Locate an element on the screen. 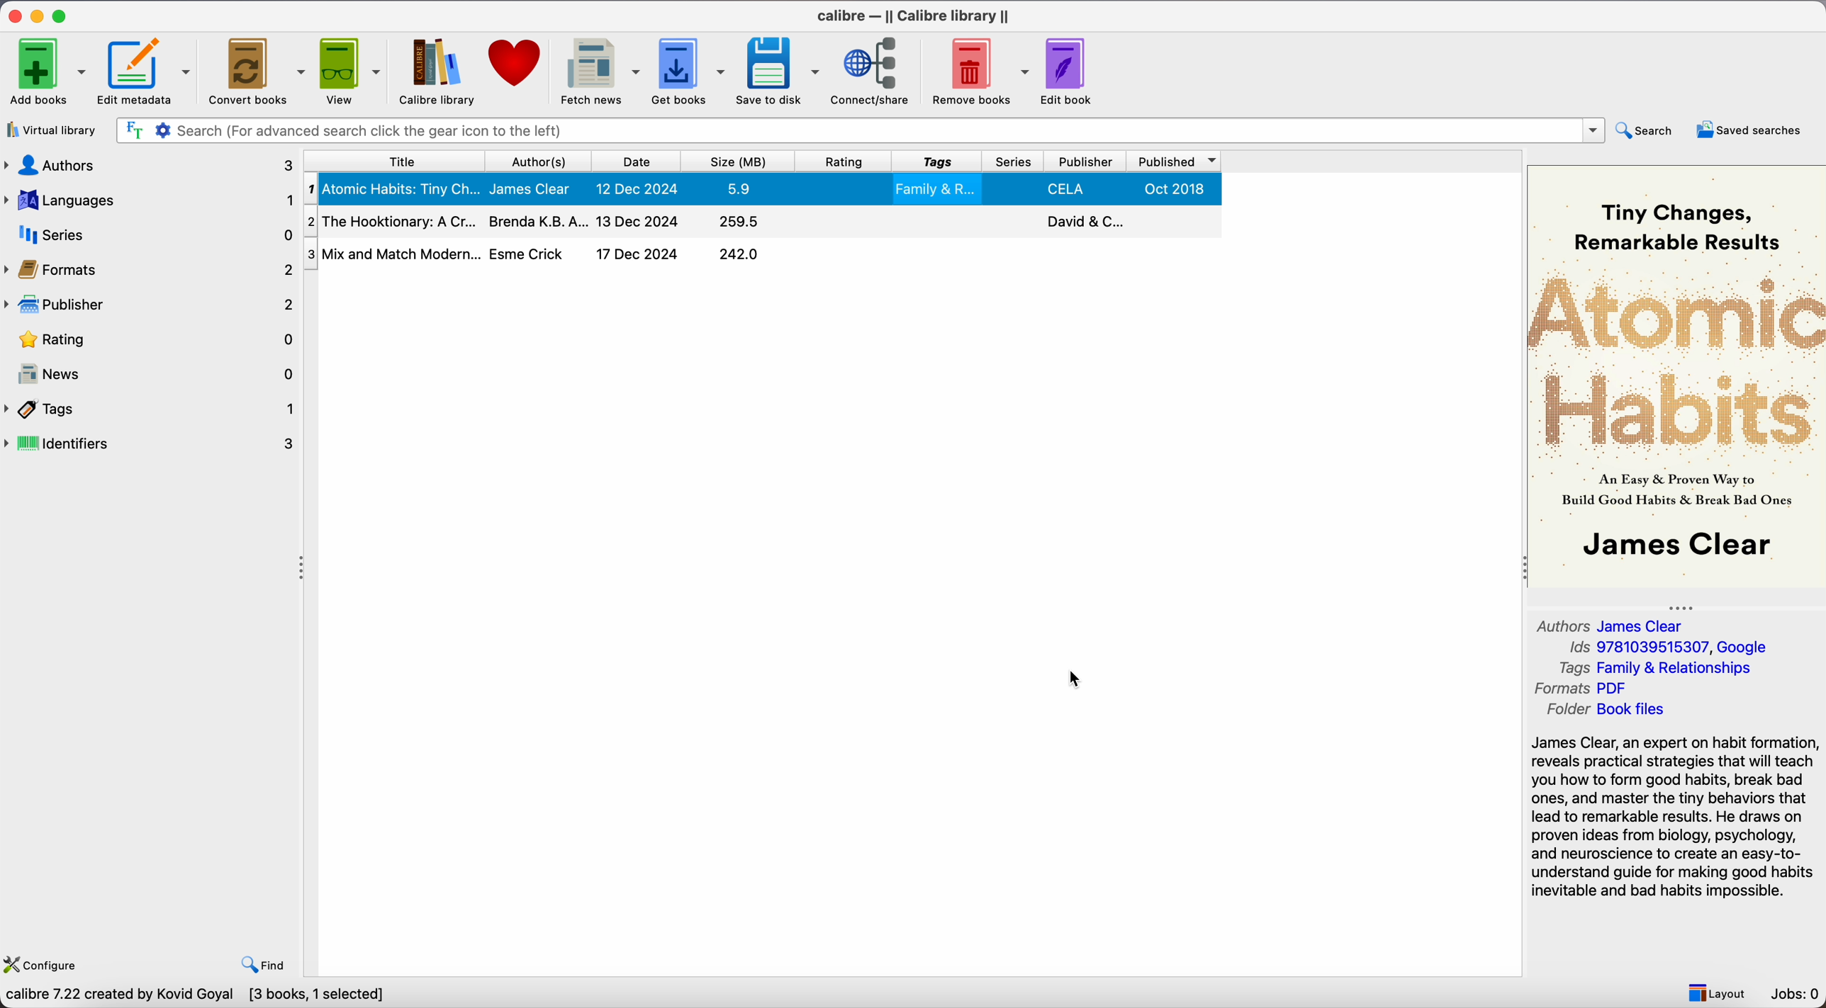 The image size is (1826, 1008). Atomic Habits: Tiny Ch... is located at coordinates (391, 188).